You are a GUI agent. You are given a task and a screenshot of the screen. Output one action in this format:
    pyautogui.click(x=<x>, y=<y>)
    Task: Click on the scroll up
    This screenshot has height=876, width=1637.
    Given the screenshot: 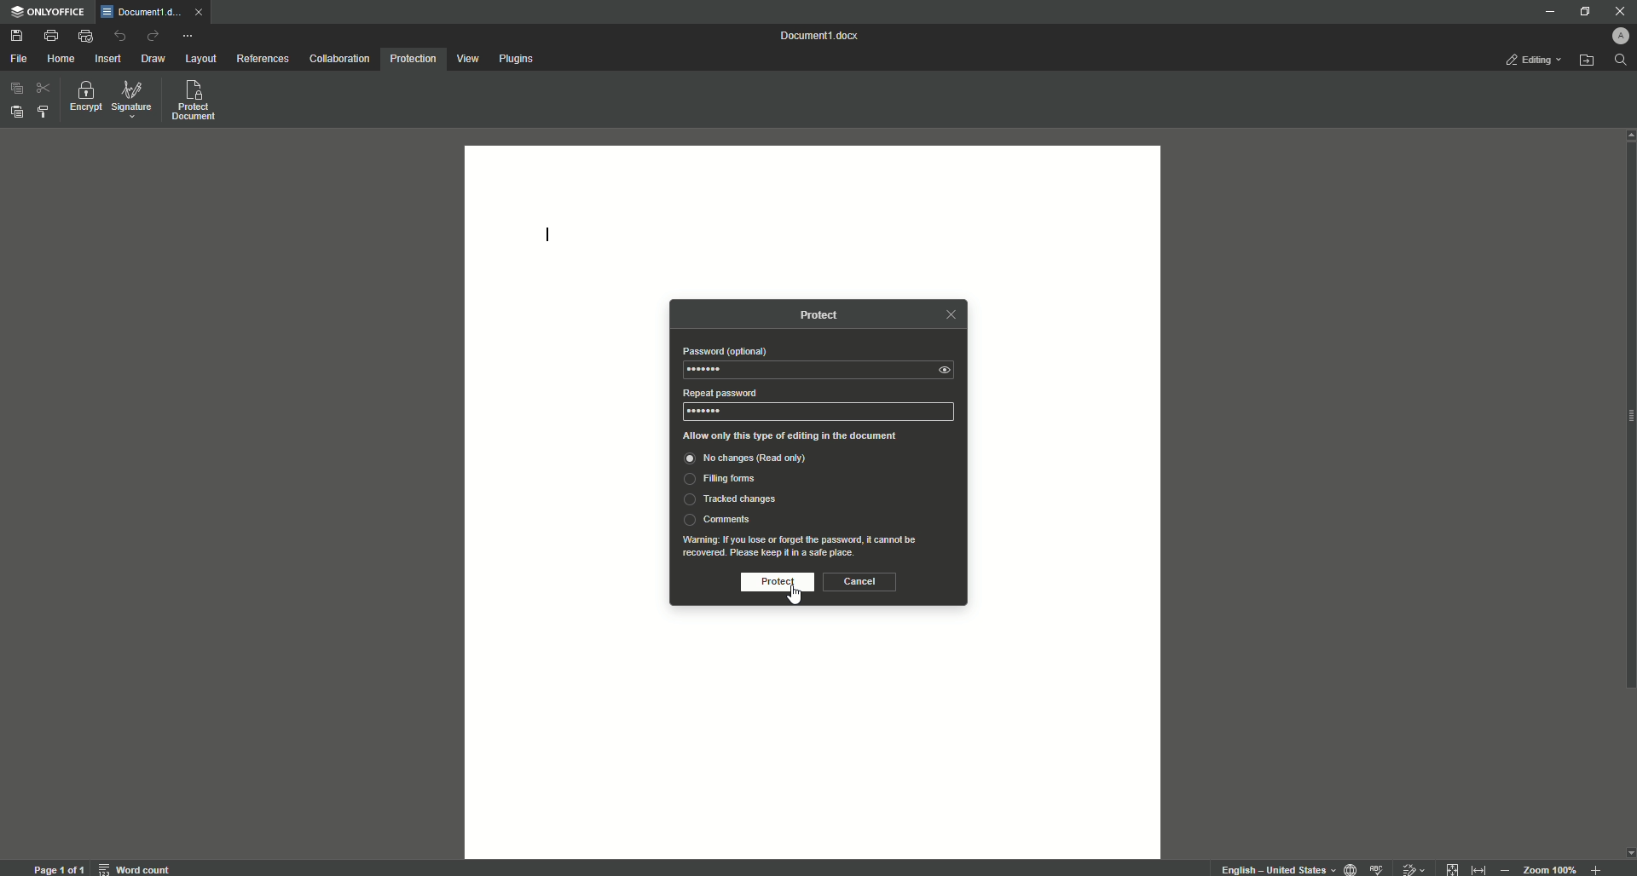 What is the action you would take?
    pyautogui.click(x=1627, y=135)
    